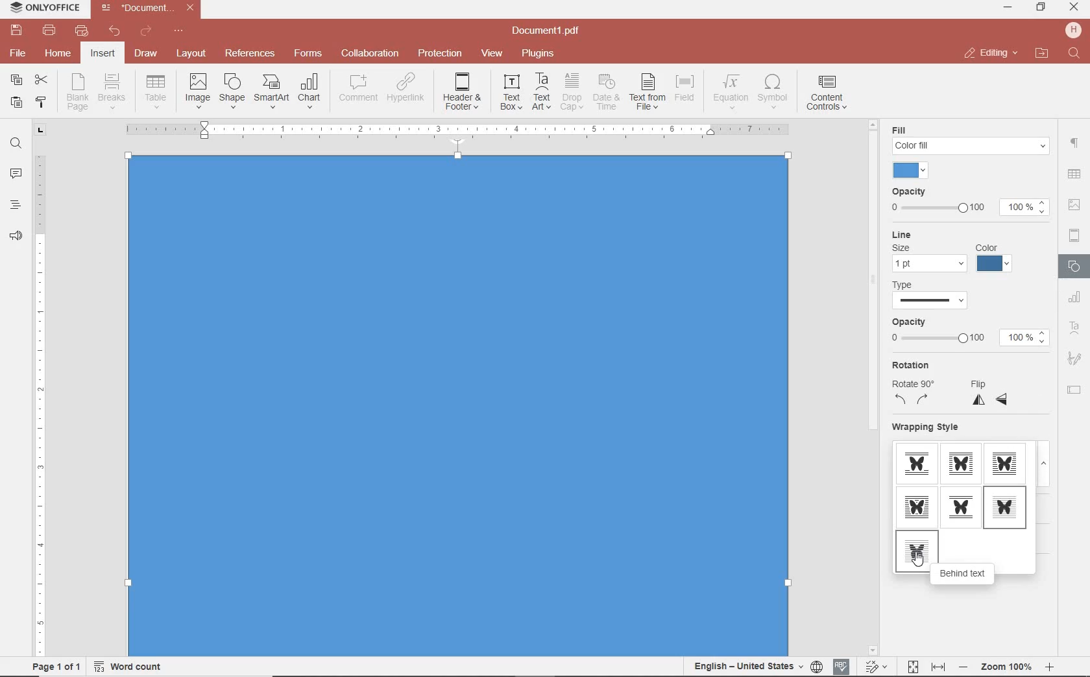  I want to click on save, so click(15, 30).